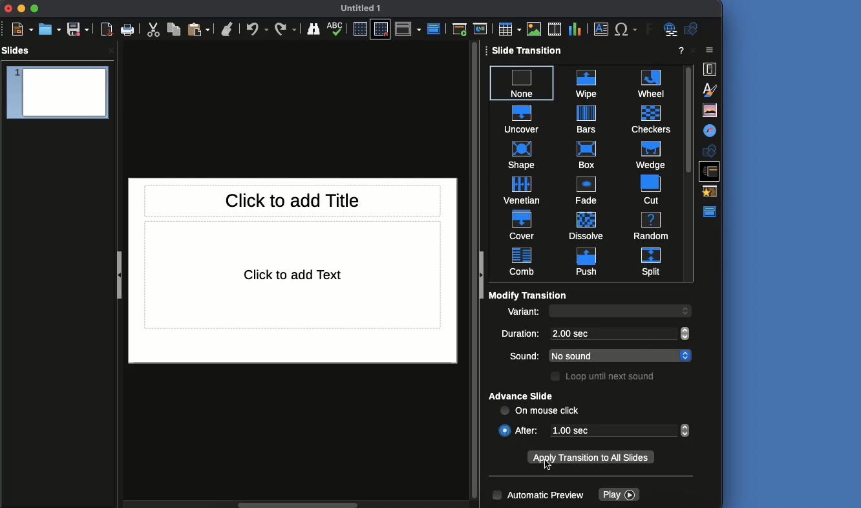  I want to click on No sound, so click(610, 355).